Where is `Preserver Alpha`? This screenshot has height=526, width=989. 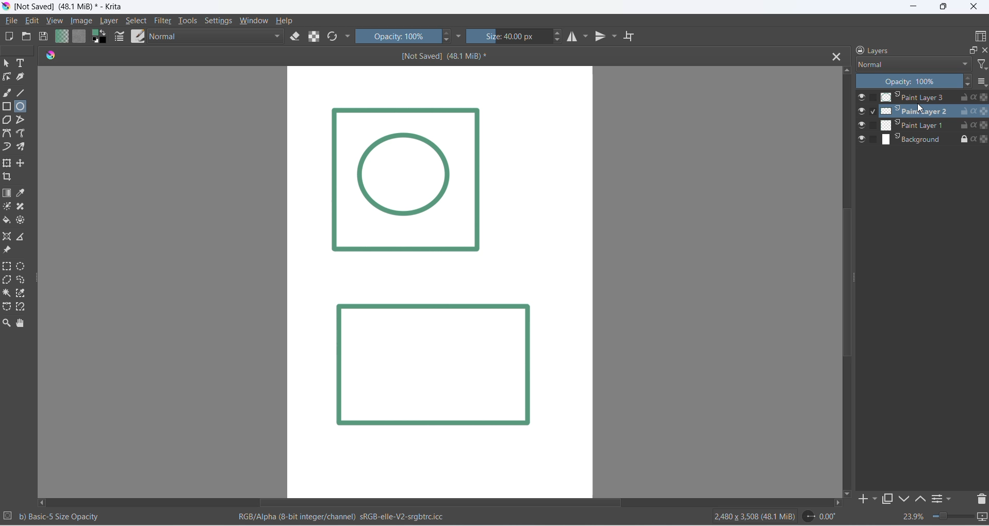
Preserver Alpha is located at coordinates (979, 124).